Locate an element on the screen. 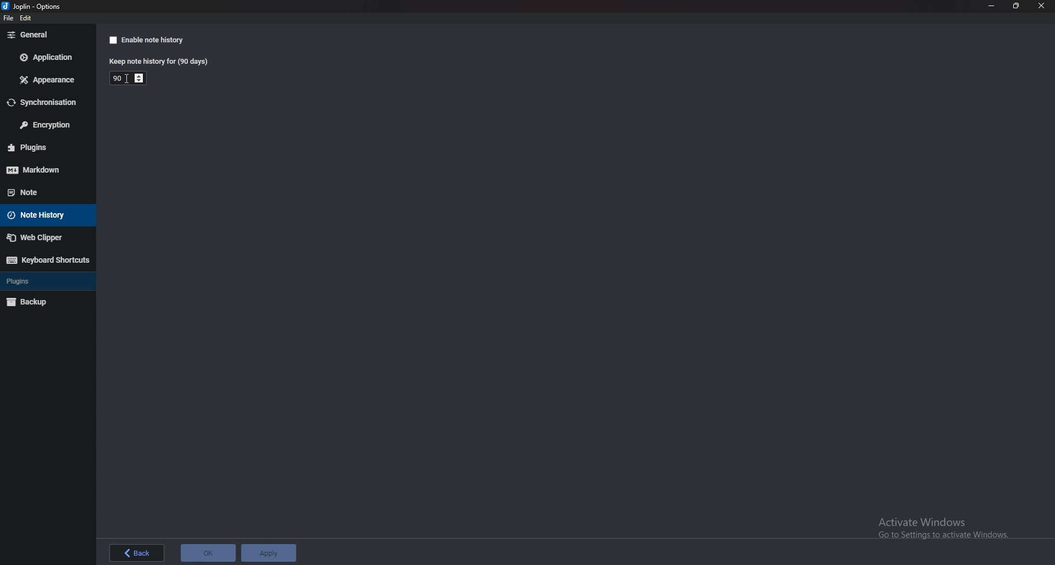 The image size is (1055, 565). back is located at coordinates (137, 553).